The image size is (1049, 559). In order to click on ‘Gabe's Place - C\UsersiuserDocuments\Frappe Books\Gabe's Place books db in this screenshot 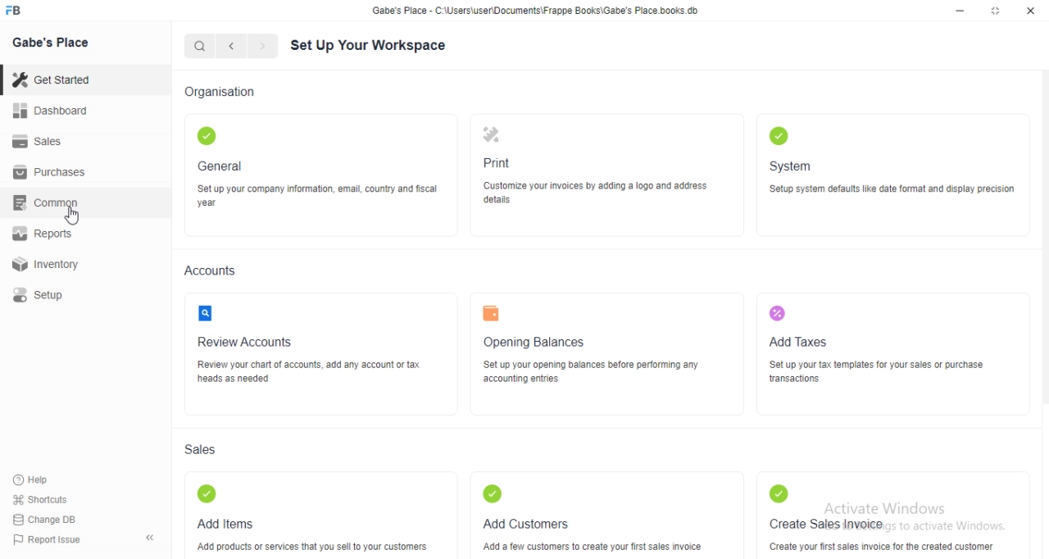, I will do `click(535, 10)`.